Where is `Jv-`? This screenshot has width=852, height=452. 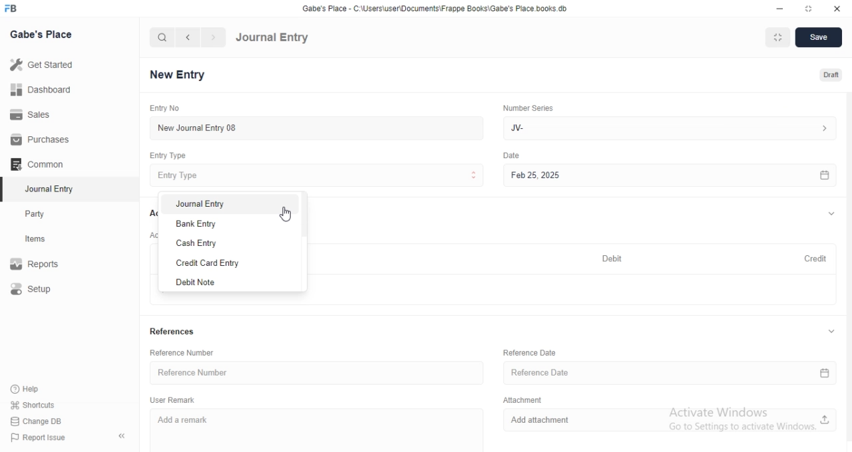
Jv- is located at coordinates (672, 127).